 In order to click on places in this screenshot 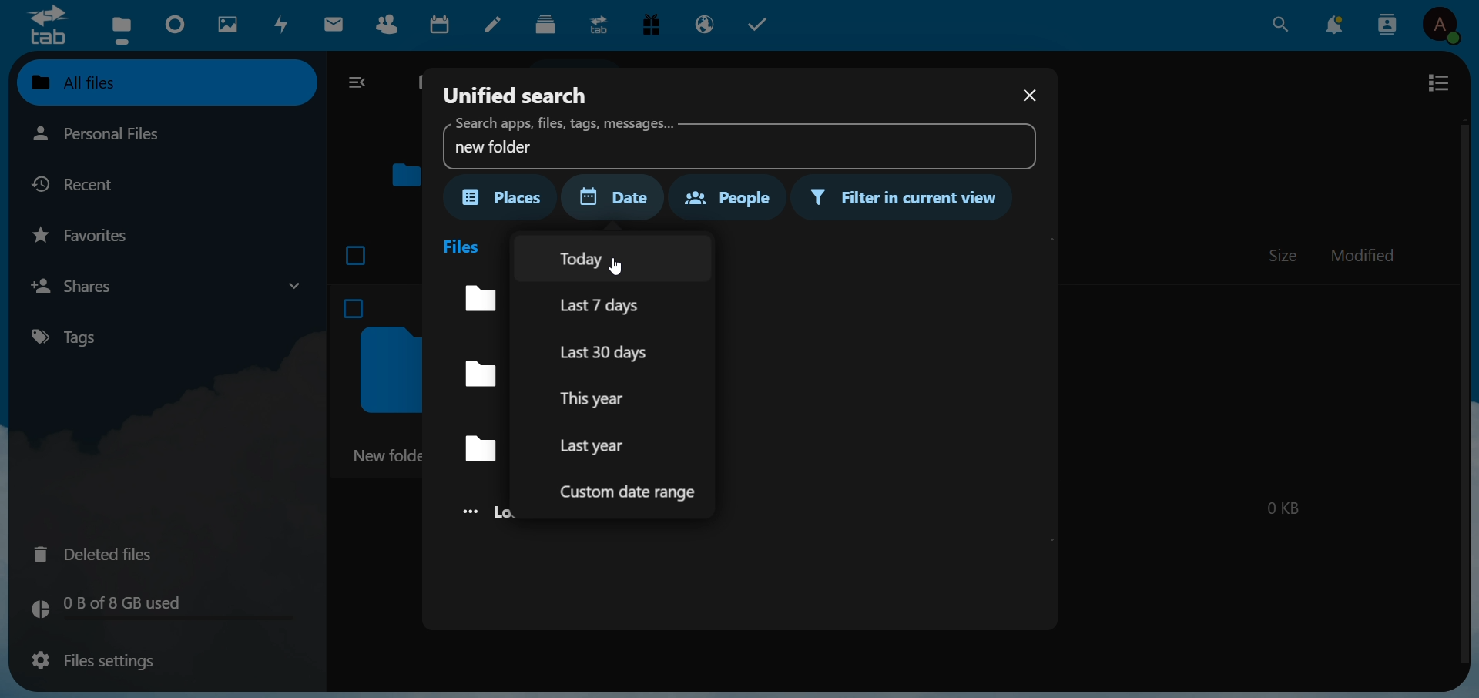, I will do `click(503, 197)`.